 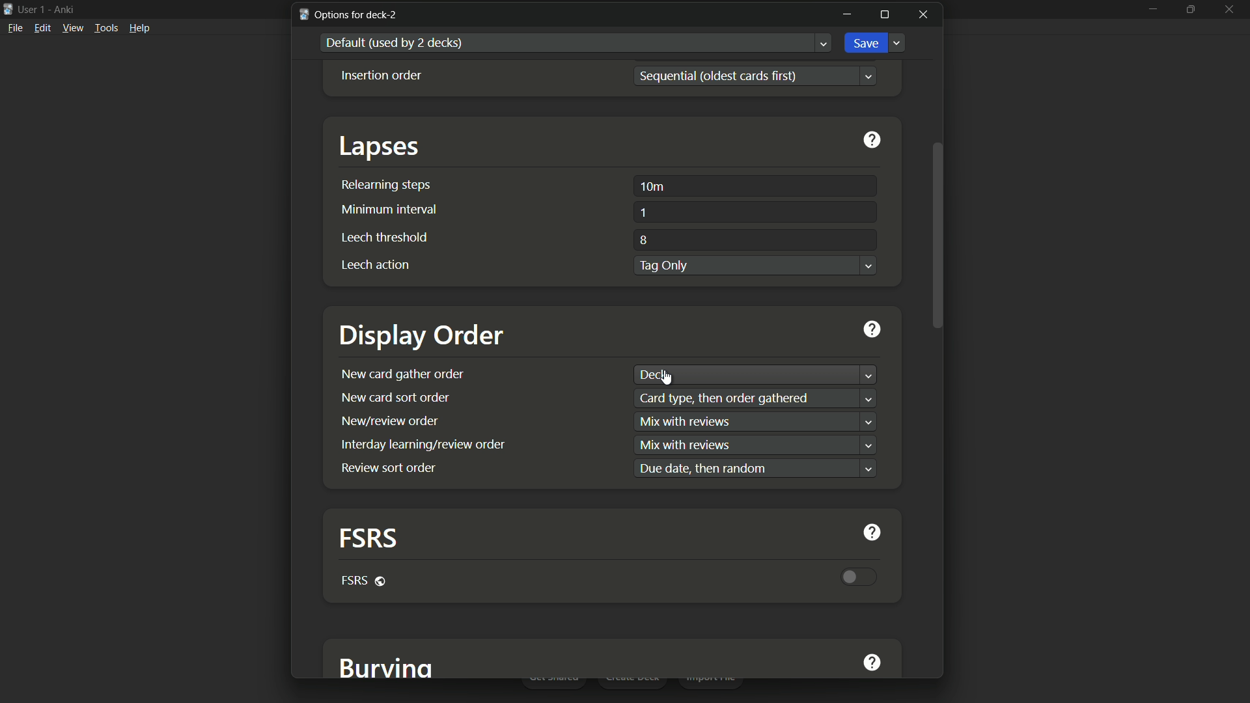 I want to click on tools menu, so click(x=107, y=28).